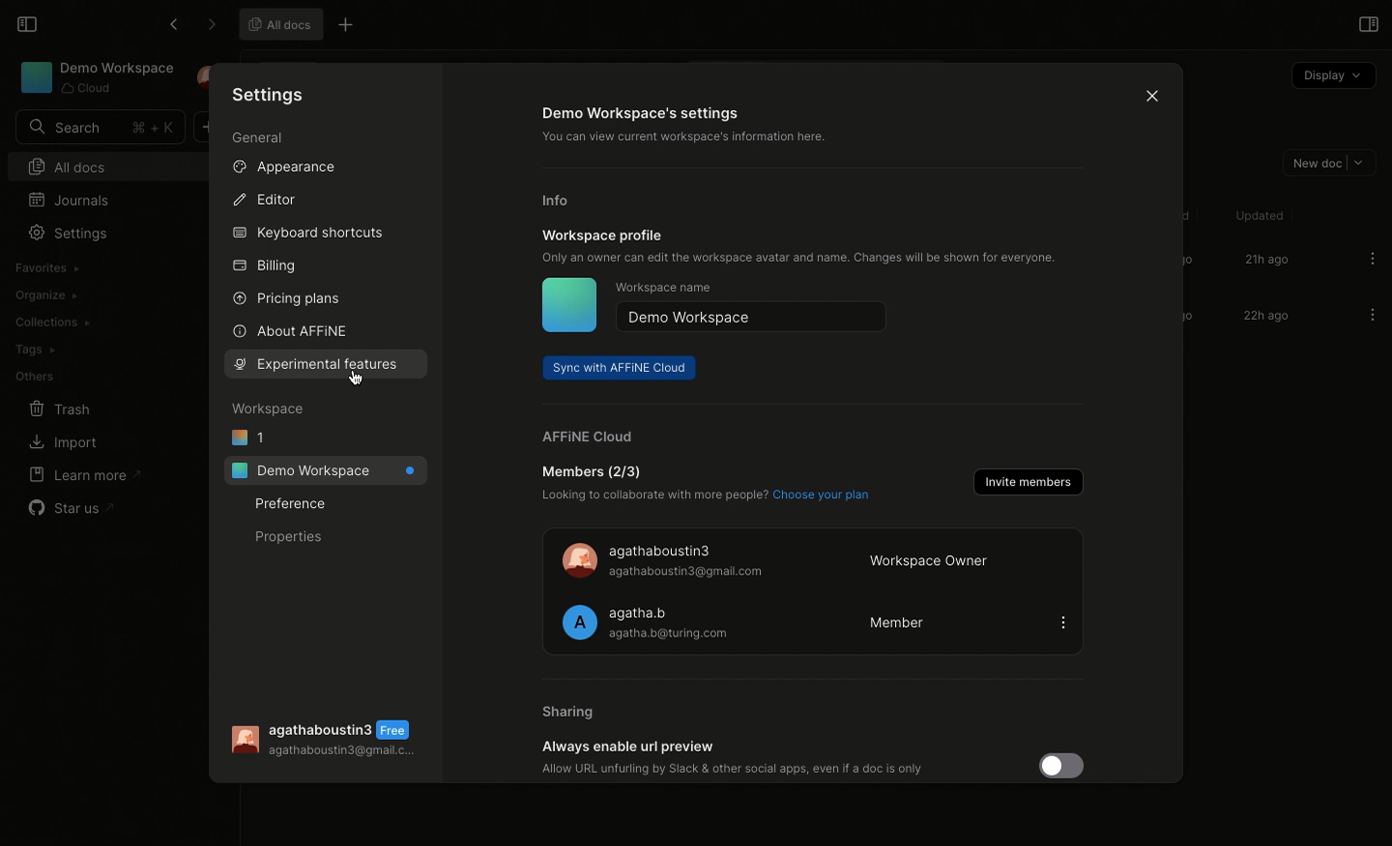 The image size is (1392, 846). Describe the element at coordinates (98, 77) in the screenshot. I see `Demo Workspace` at that location.